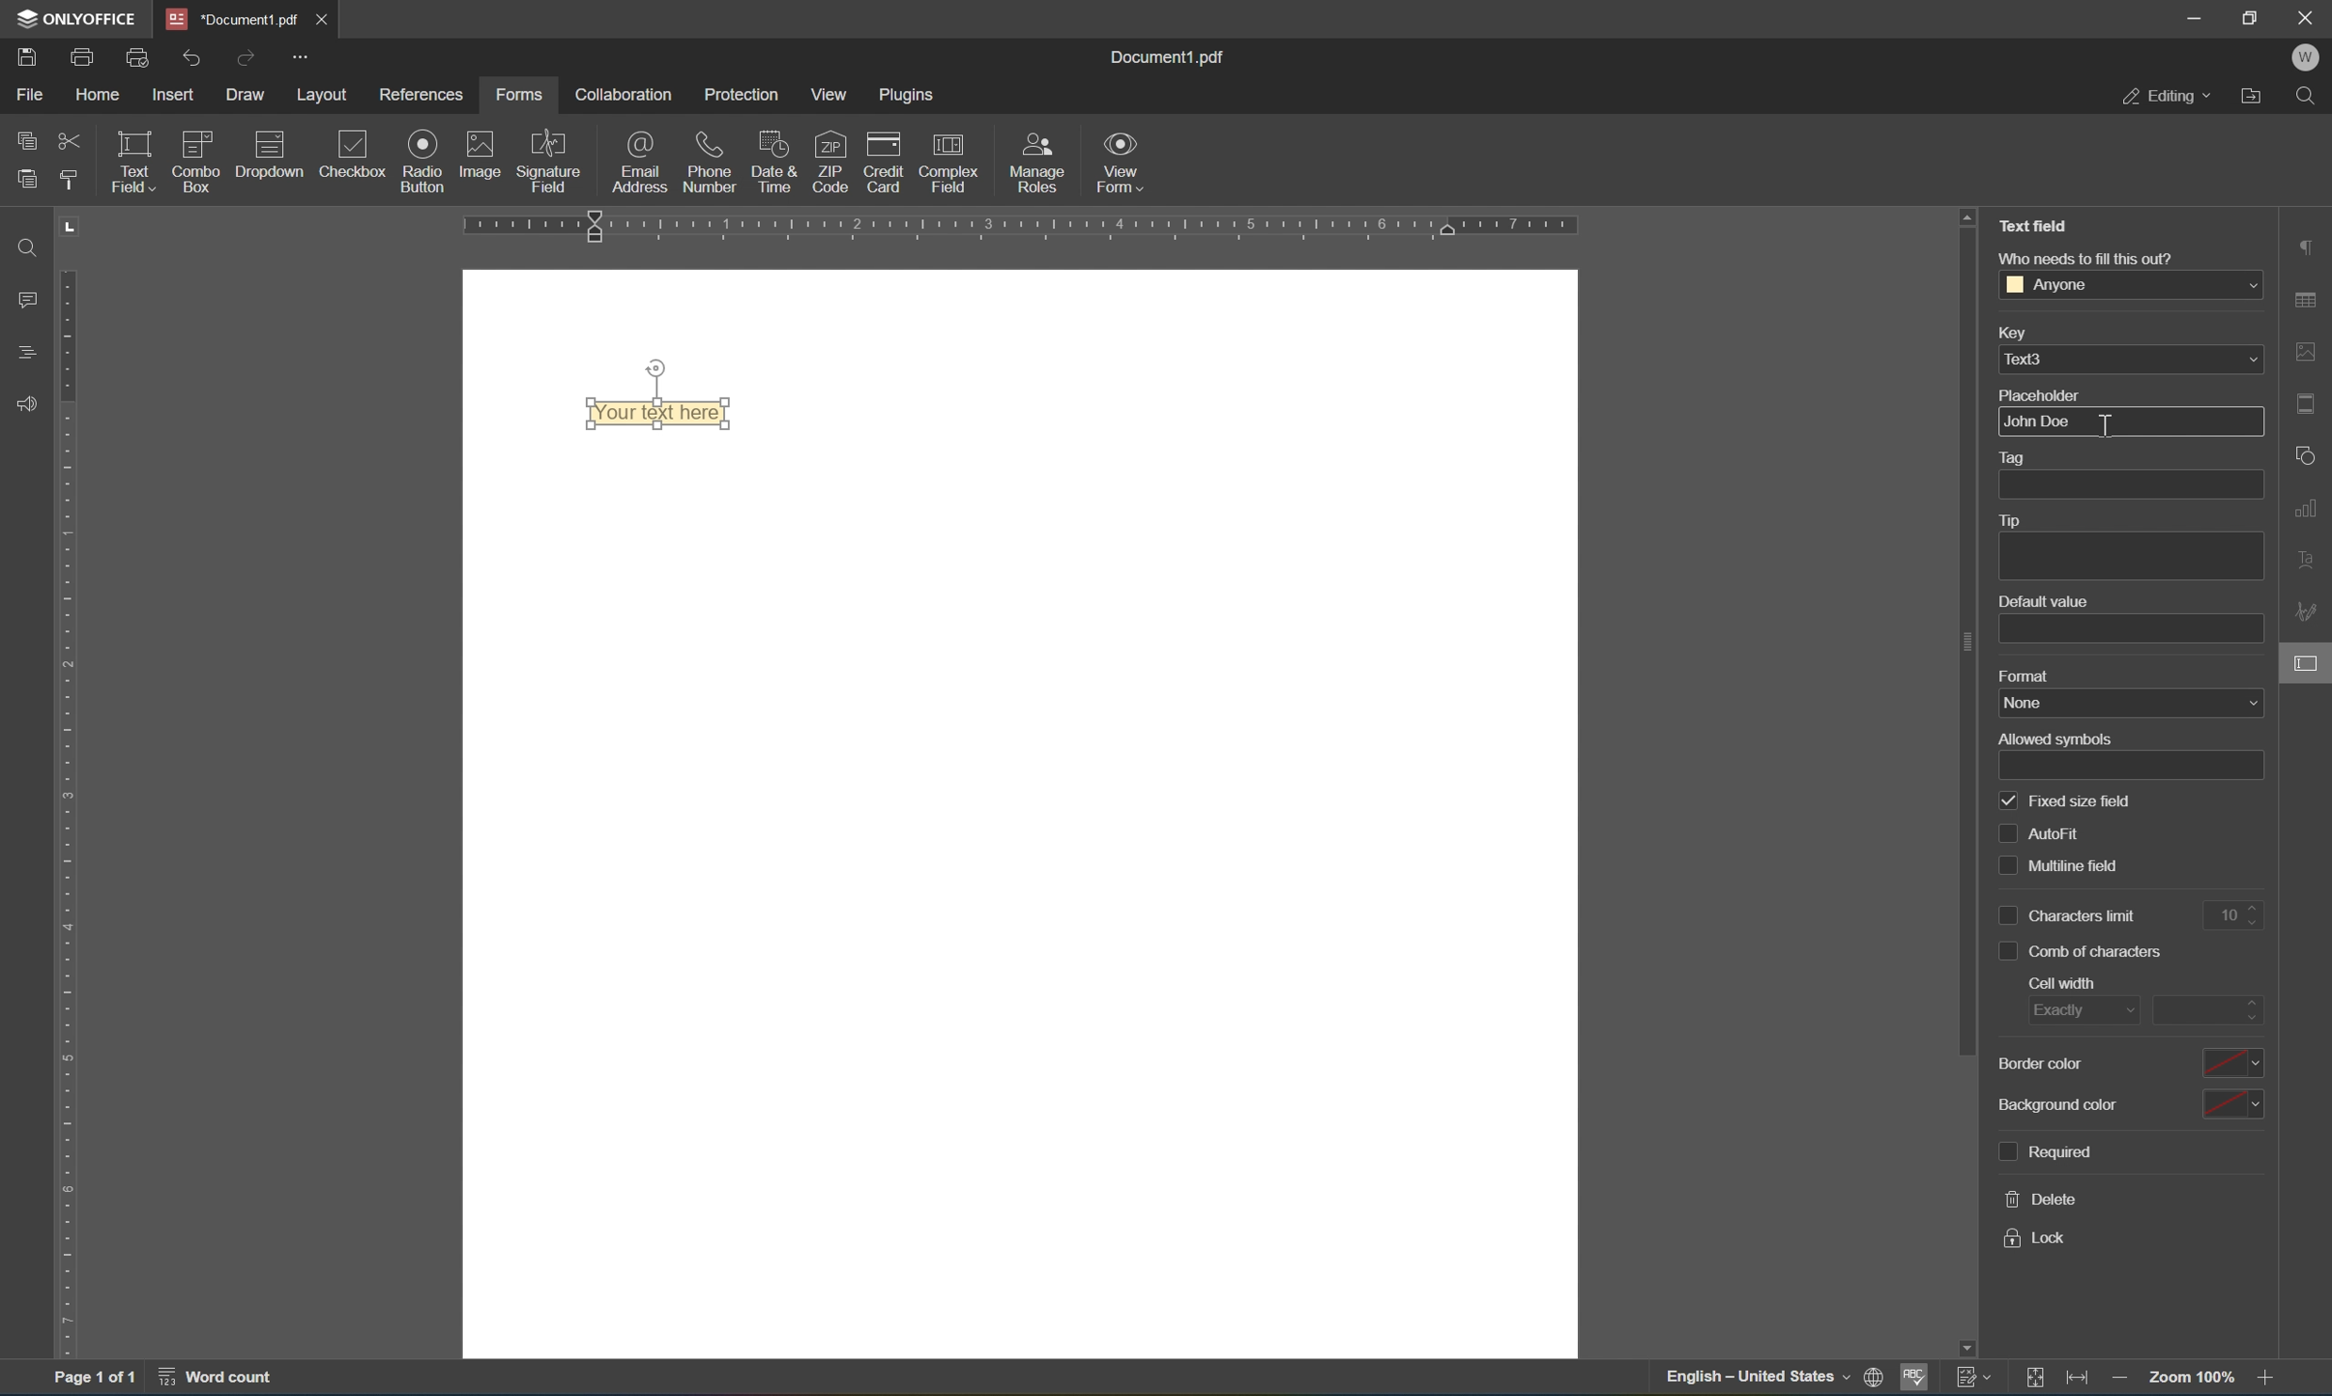  Describe the element at coordinates (2308, 614) in the screenshot. I see `signature settings` at that location.